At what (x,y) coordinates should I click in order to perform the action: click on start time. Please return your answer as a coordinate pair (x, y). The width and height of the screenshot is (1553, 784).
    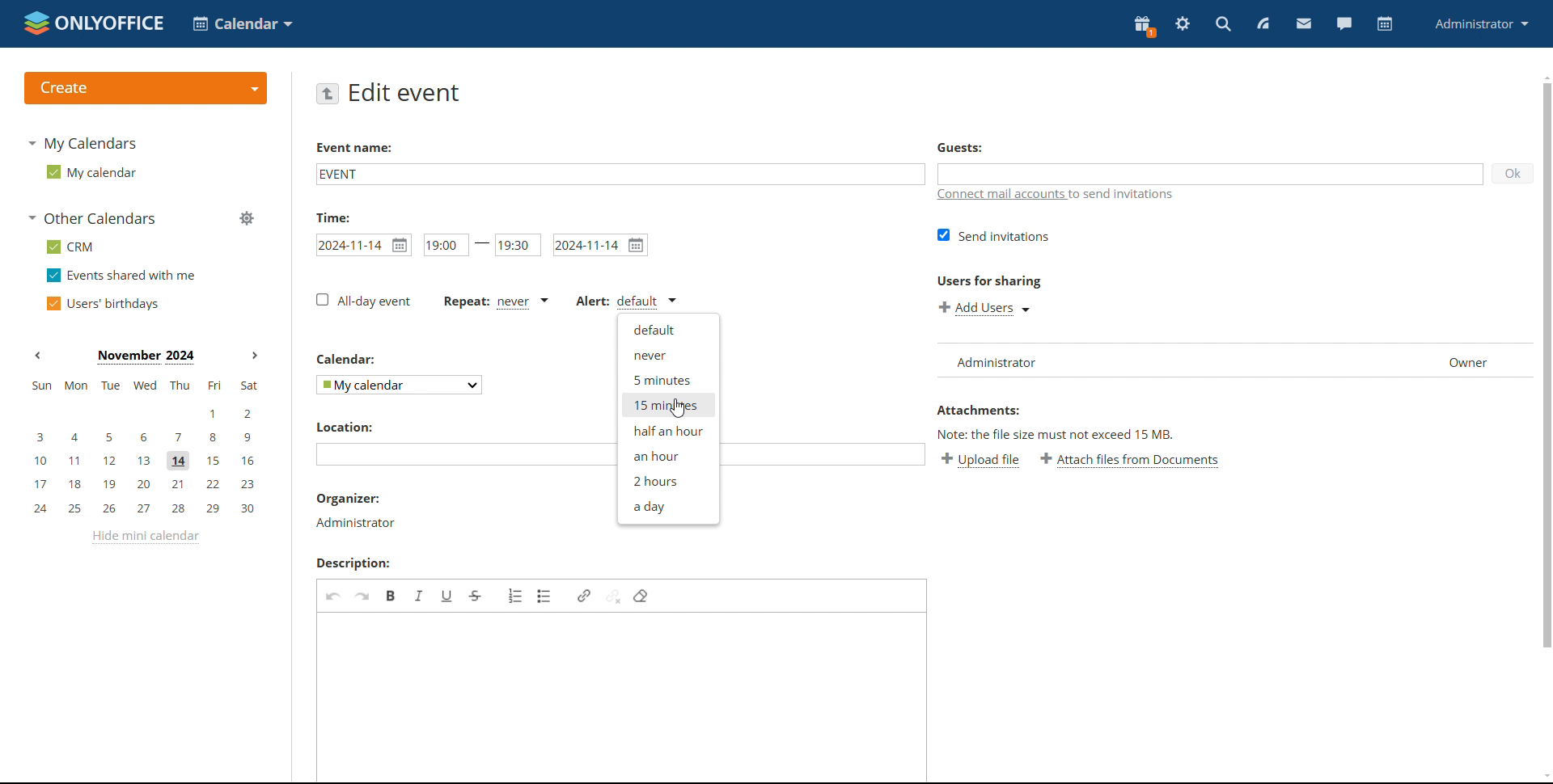
    Looking at the image, I should click on (364, 245).